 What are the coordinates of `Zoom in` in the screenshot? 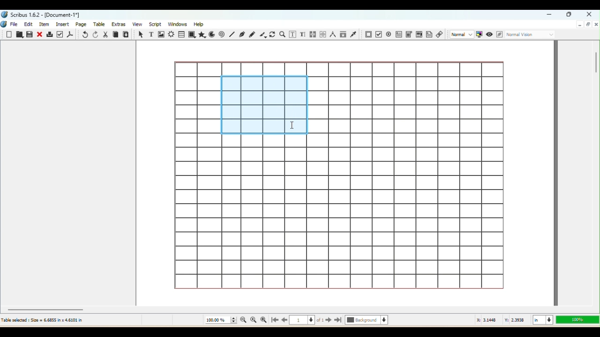 It's located at (263, 320).